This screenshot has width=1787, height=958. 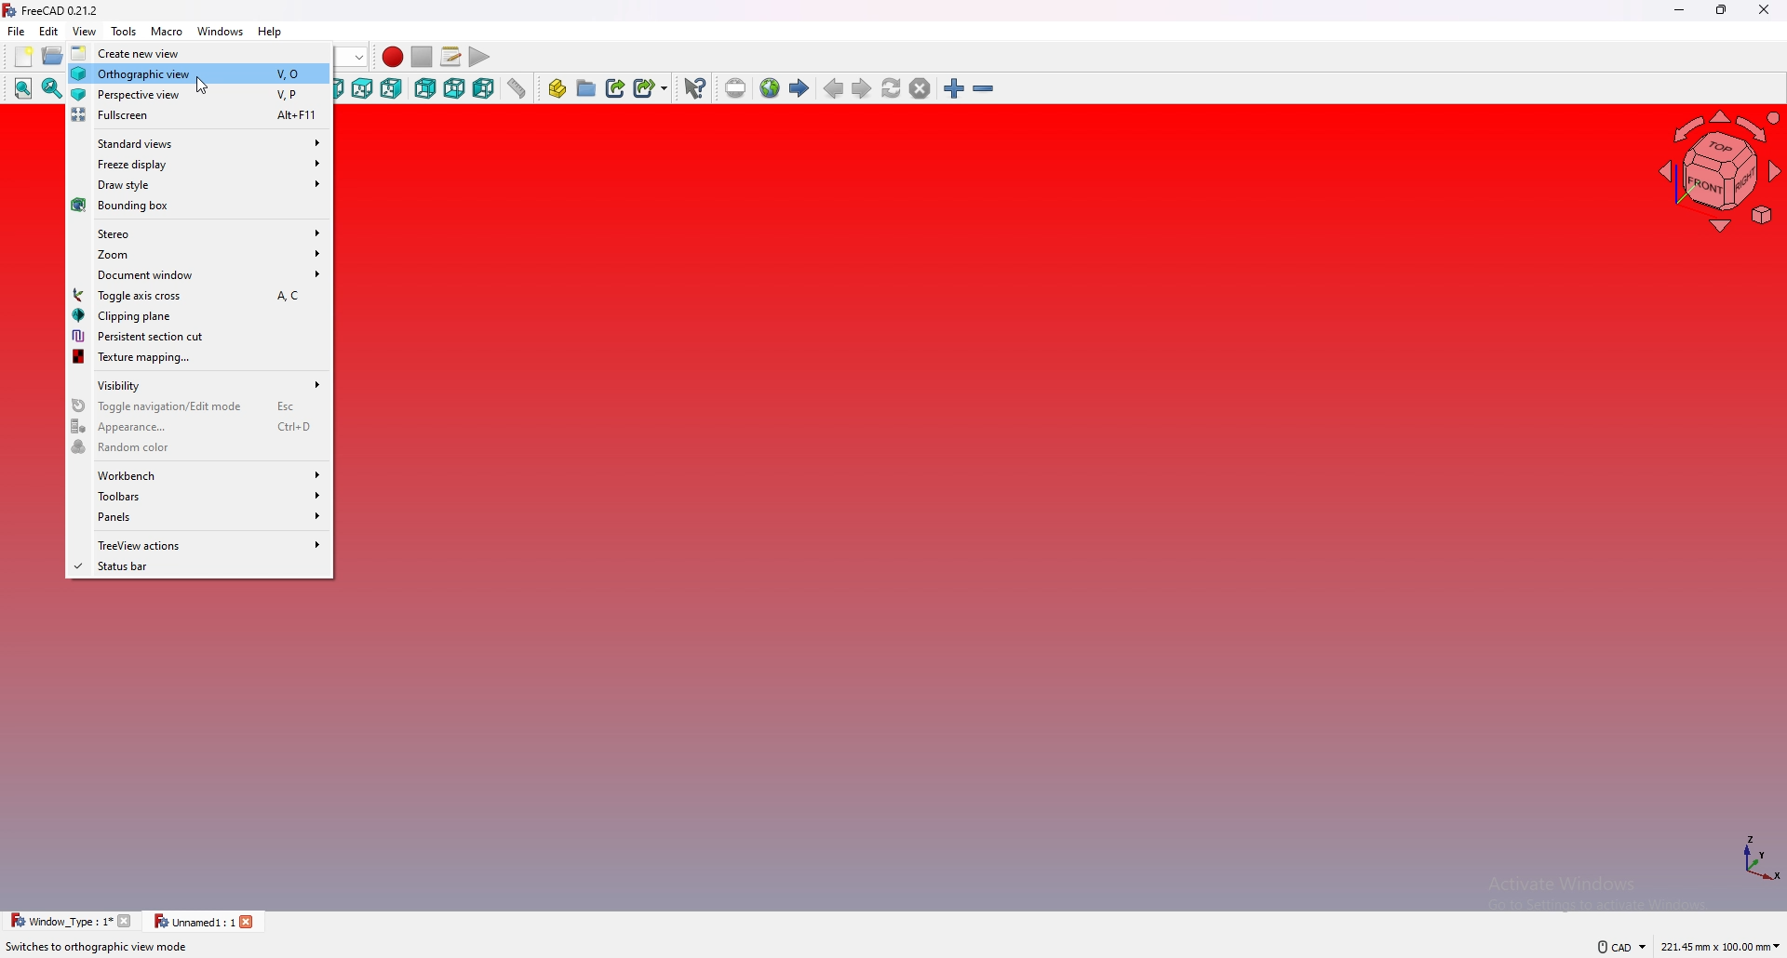 What do you see at coordinates (984, 87) in the screenshot?
I see `zoom out` at bounding box center [984, 87].